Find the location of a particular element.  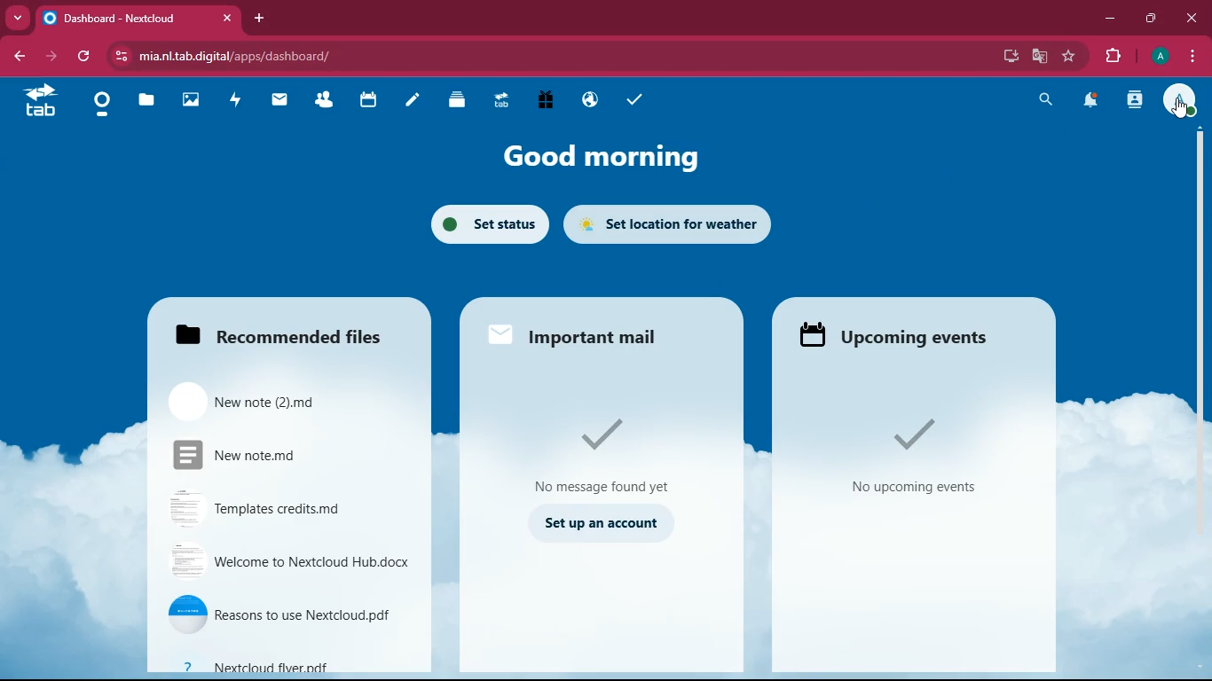

gift is located at coordinates (547, 99).